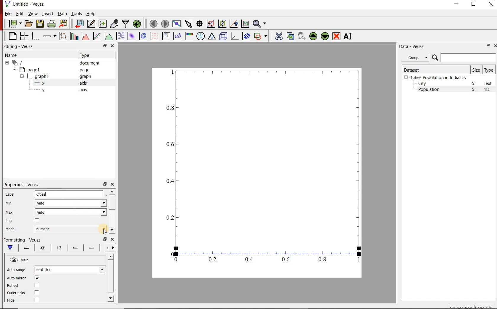  Describe the element at coordinates (210, 23) in the screenshot. I see `click or draw a rectangle to zoom graph indexes` at that location.